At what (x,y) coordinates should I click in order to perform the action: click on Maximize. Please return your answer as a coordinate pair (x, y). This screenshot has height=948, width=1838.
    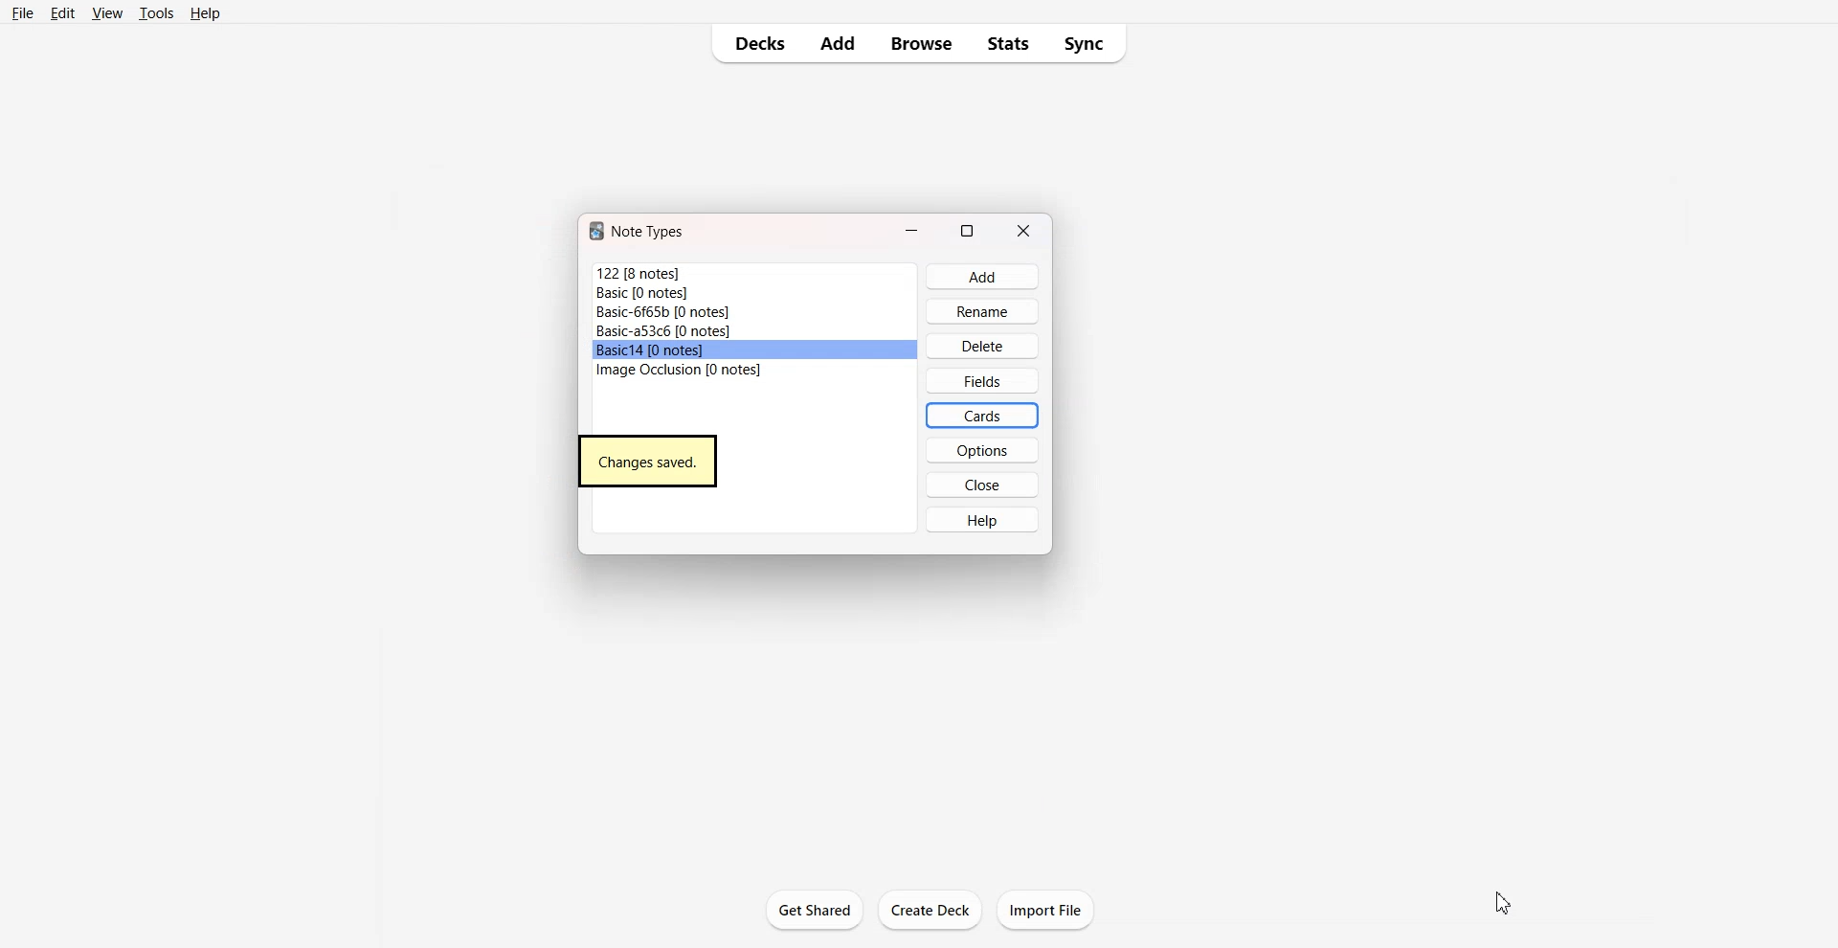
    Looking at the image, I should click on (968, 229).